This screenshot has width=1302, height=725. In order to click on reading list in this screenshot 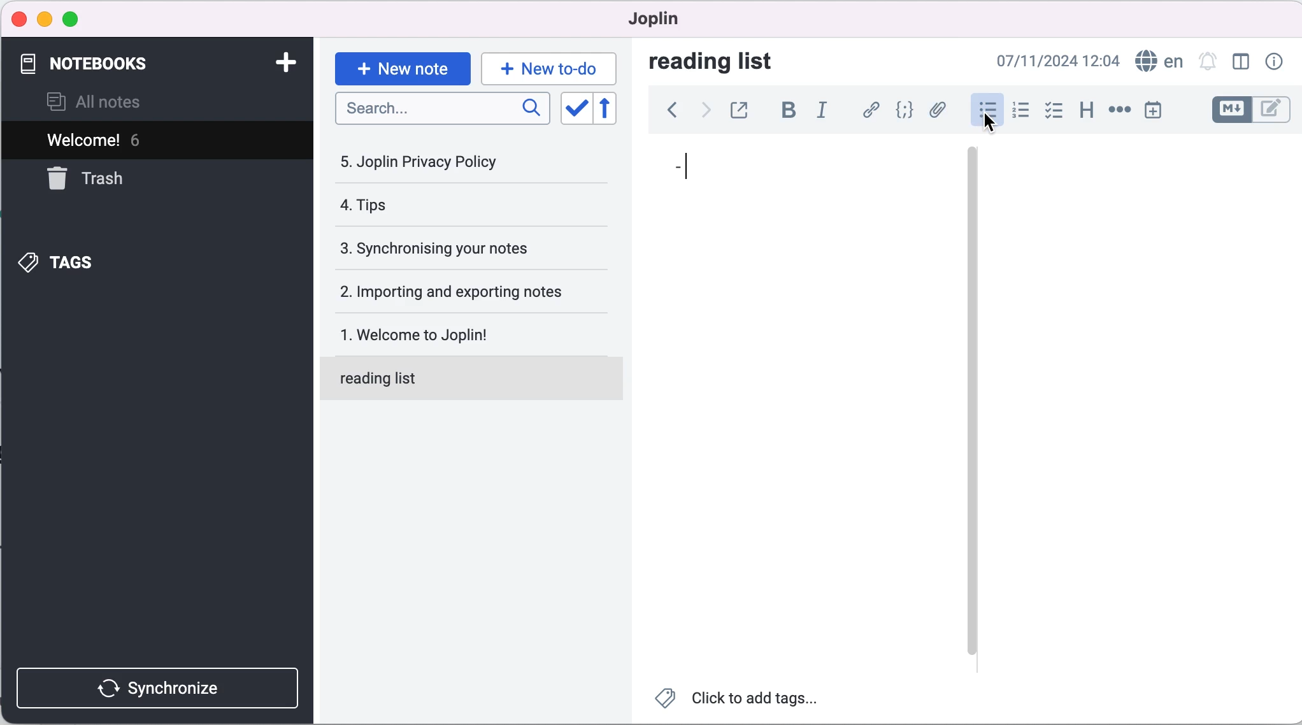, I will do `click(726, 62)`.